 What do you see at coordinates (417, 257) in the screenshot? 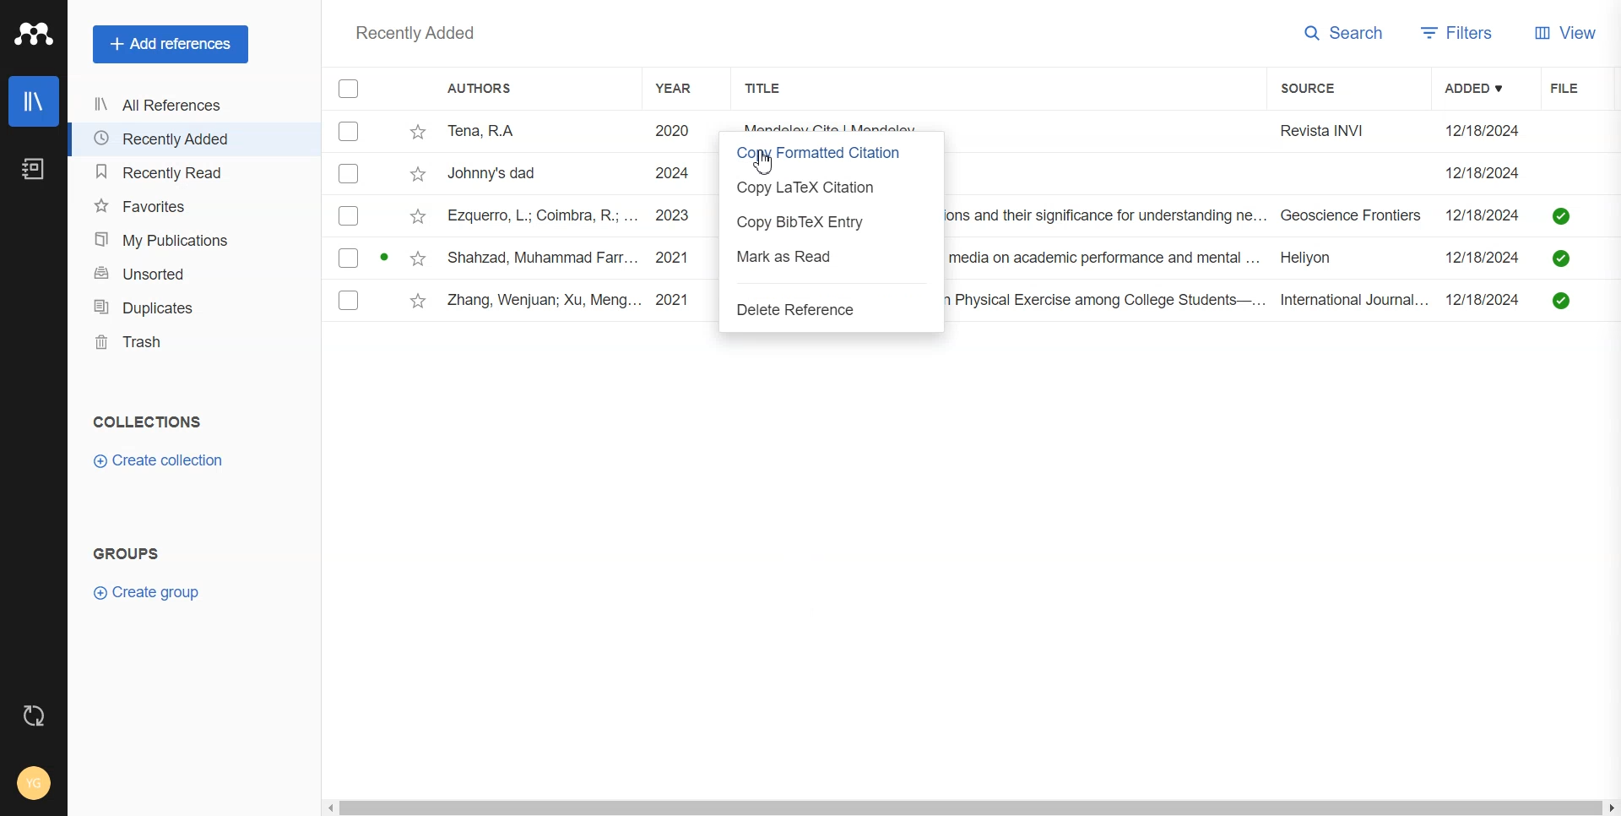
I see `Star` at bounding box center [417, 257].